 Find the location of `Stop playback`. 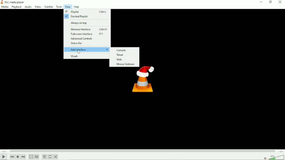

Stop playback is located at coordinates (18, 157).